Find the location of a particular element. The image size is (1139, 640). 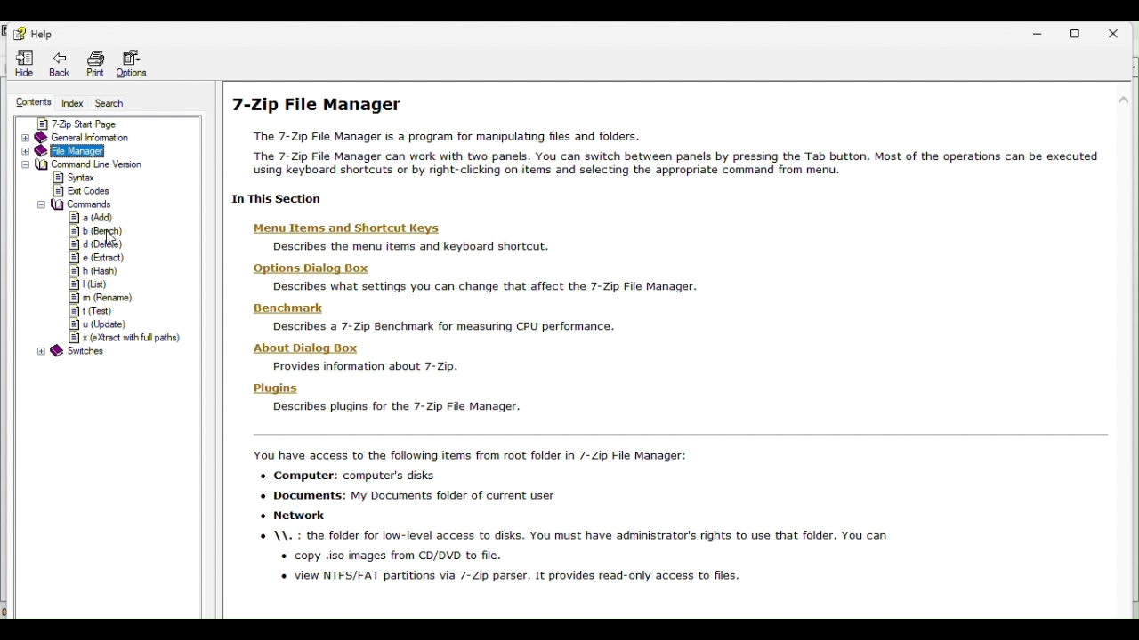

Provides information about 7-Zip. is located at coordinates (368, 368).